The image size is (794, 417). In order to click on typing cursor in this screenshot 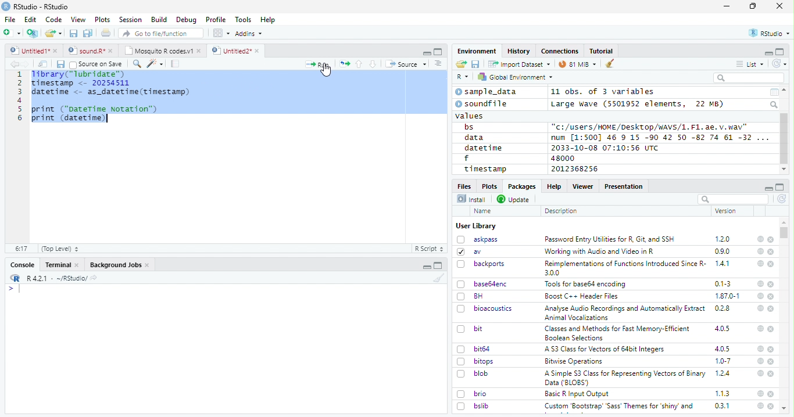, I will do `click(14, 289)`.